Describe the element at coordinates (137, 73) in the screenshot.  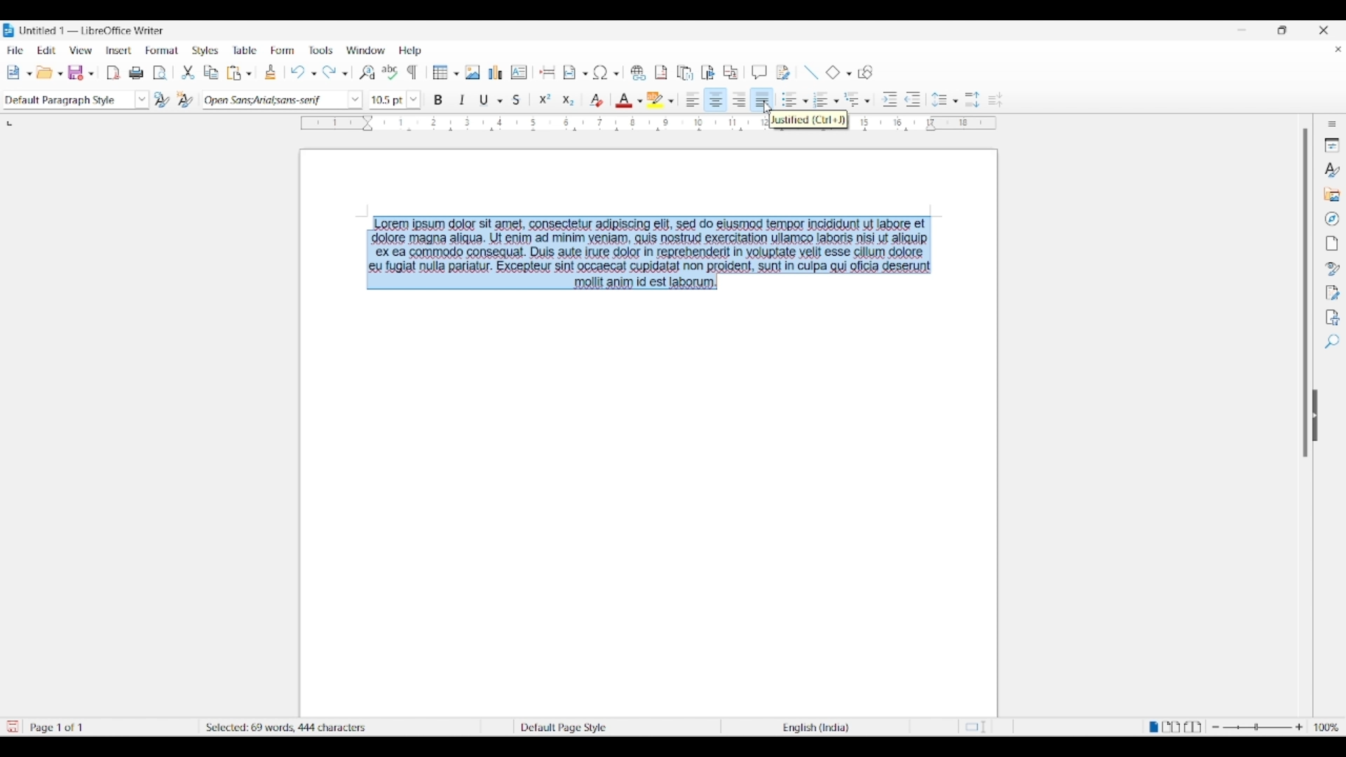
I see `Print` at that location.